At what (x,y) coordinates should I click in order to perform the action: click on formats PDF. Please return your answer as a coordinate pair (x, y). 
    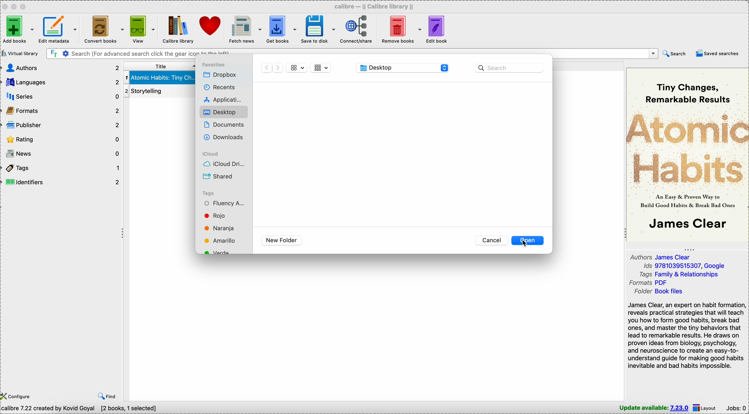
    Looking at the image, I should click on (648, 282).